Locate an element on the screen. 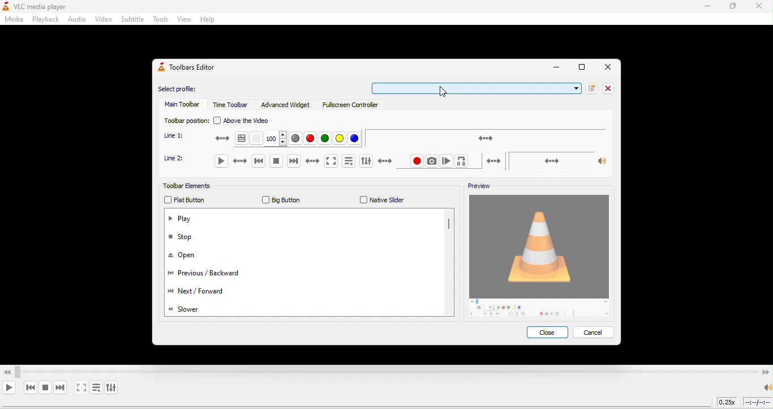  play is located at coordinates (182, 220).